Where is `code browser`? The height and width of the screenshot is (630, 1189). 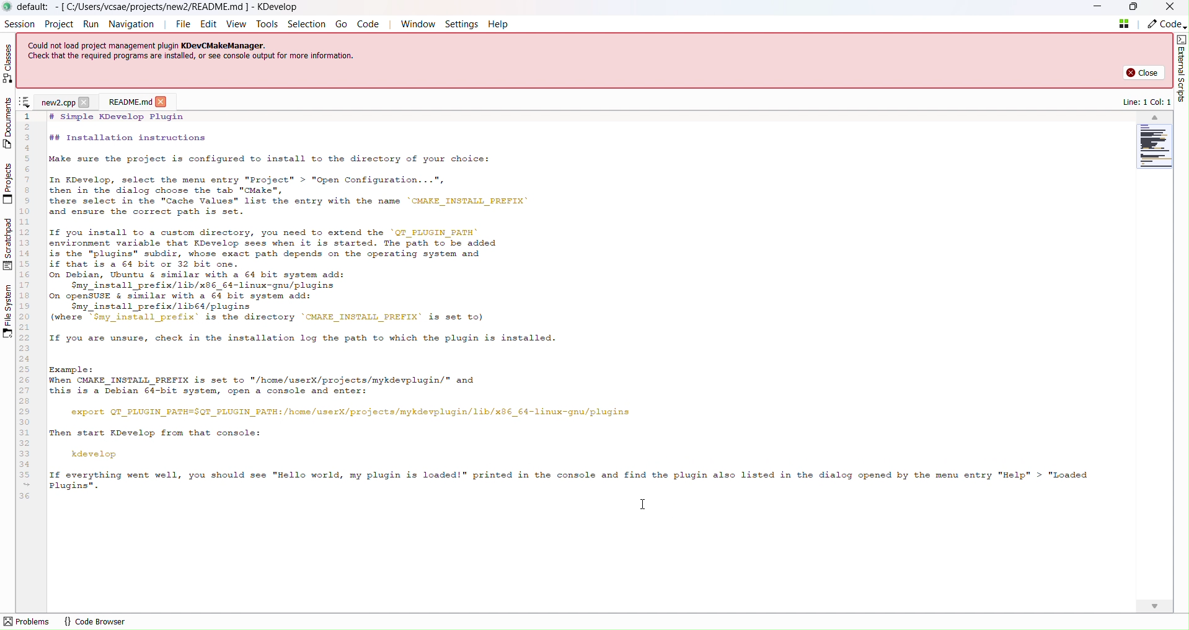 code browser is located at coordinates (95, 621).